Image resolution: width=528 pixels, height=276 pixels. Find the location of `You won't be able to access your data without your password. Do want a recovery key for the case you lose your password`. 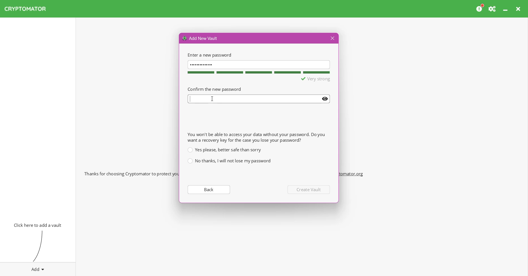

You won't be able to access your data without your password. Do want a recovery key for the case you lose your password is located at coordinates (256, 137).